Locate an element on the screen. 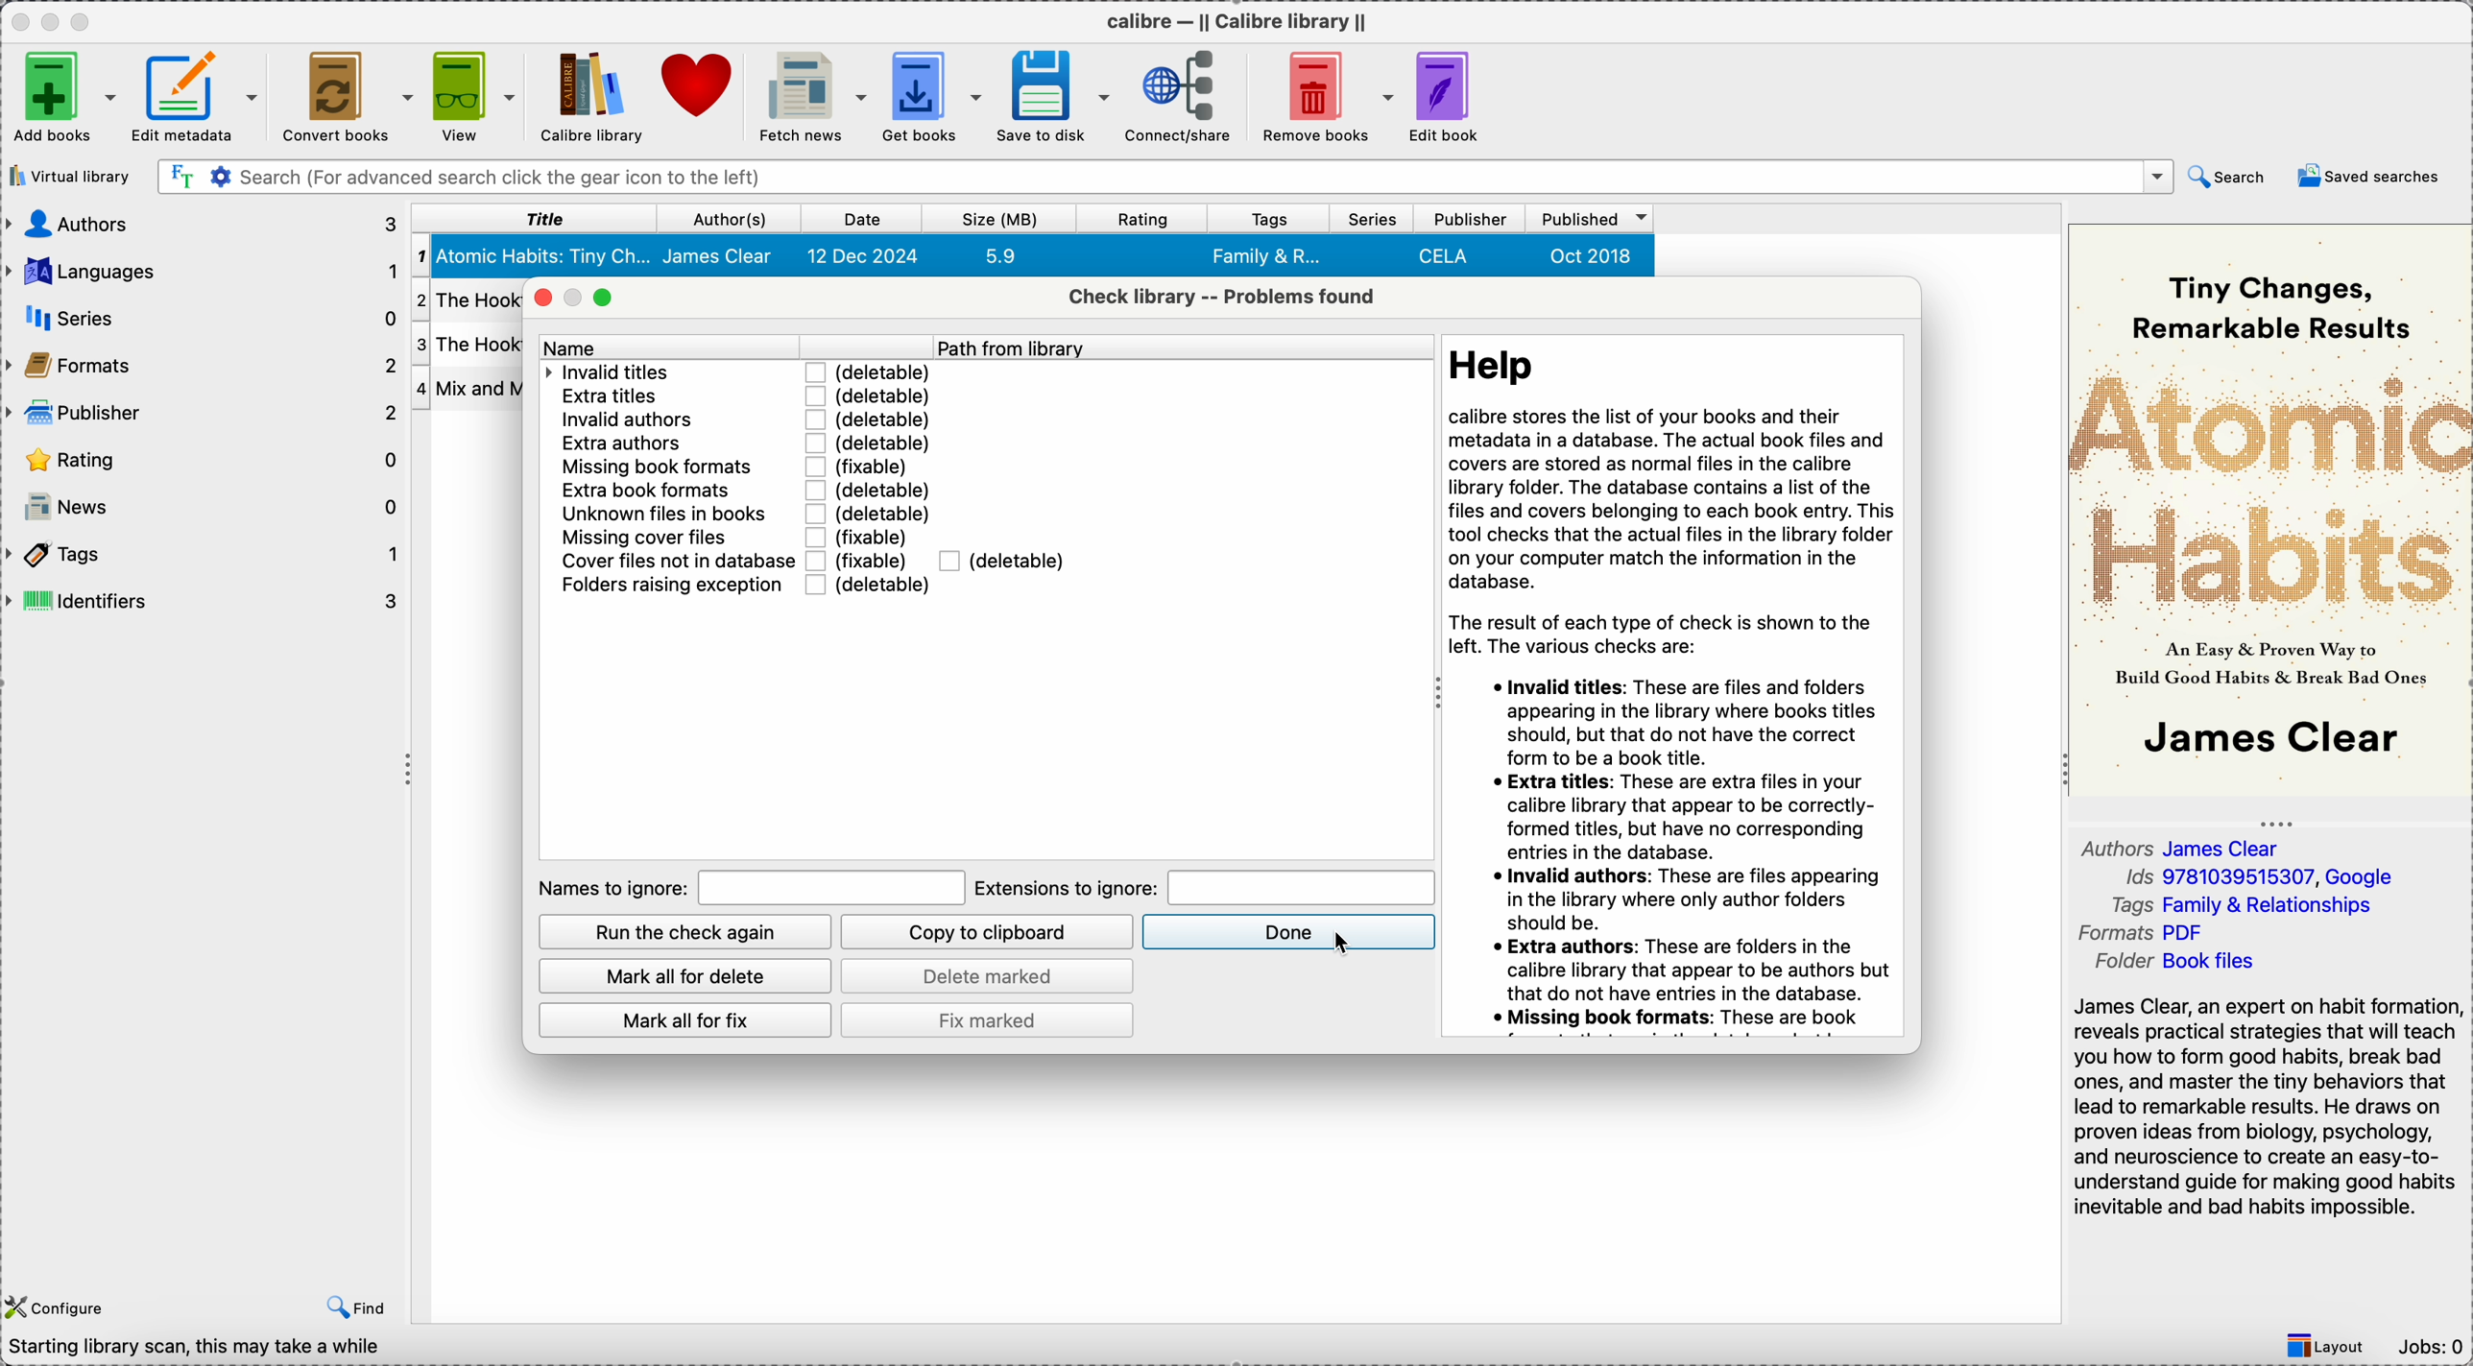 The height and width of the screenshot is (1366, 2473). get books is located at coordinates (933, 95).